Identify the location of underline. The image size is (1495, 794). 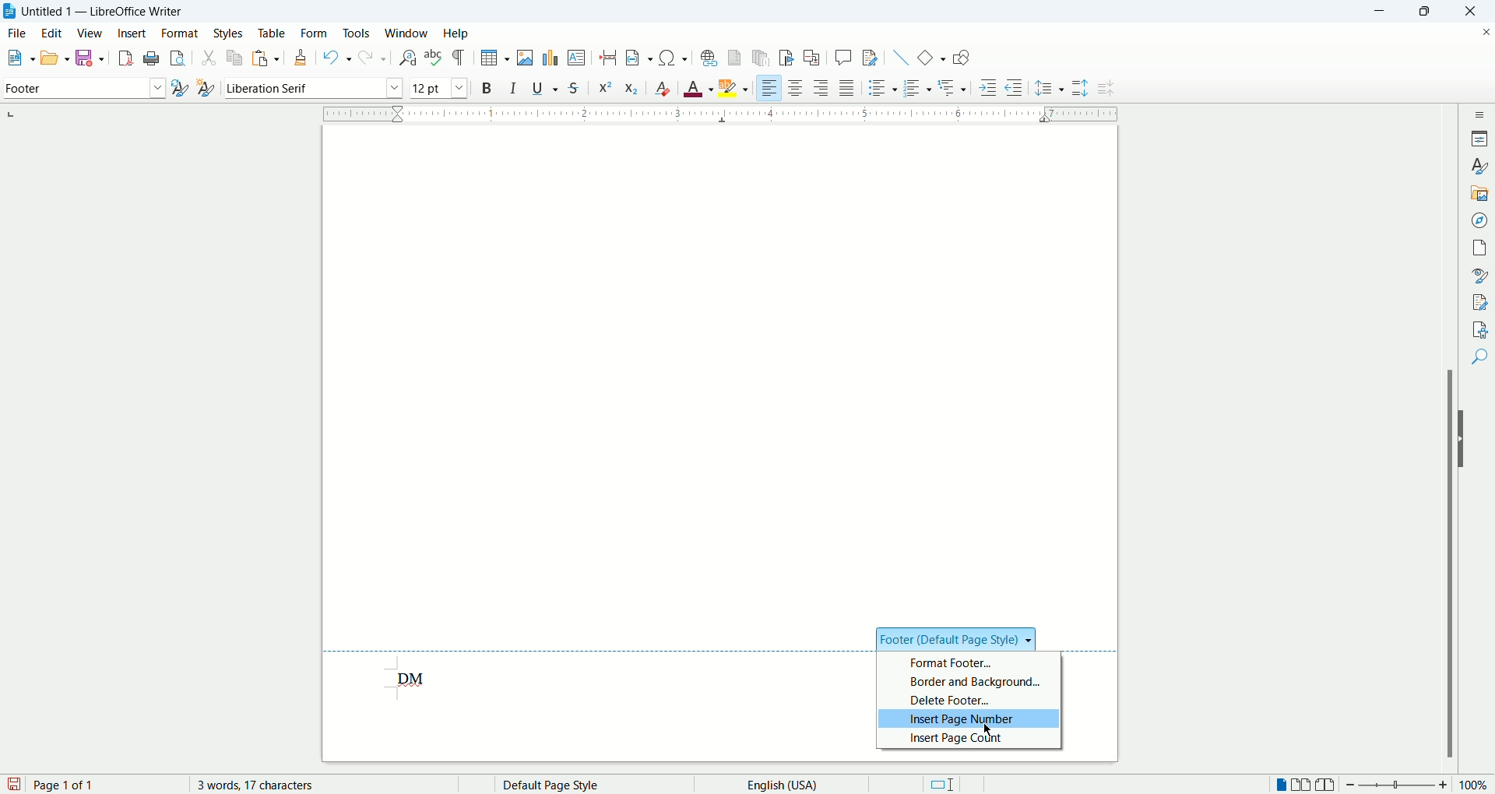
(547, 88).